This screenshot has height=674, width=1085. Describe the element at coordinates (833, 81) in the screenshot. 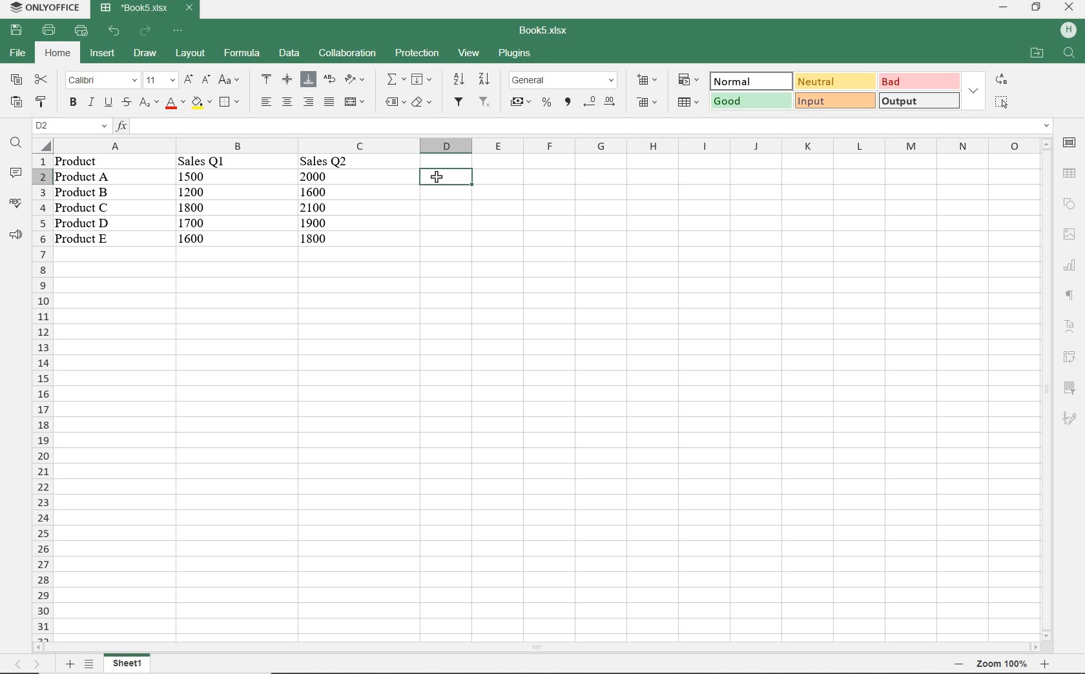

I see `neutral` at that location.